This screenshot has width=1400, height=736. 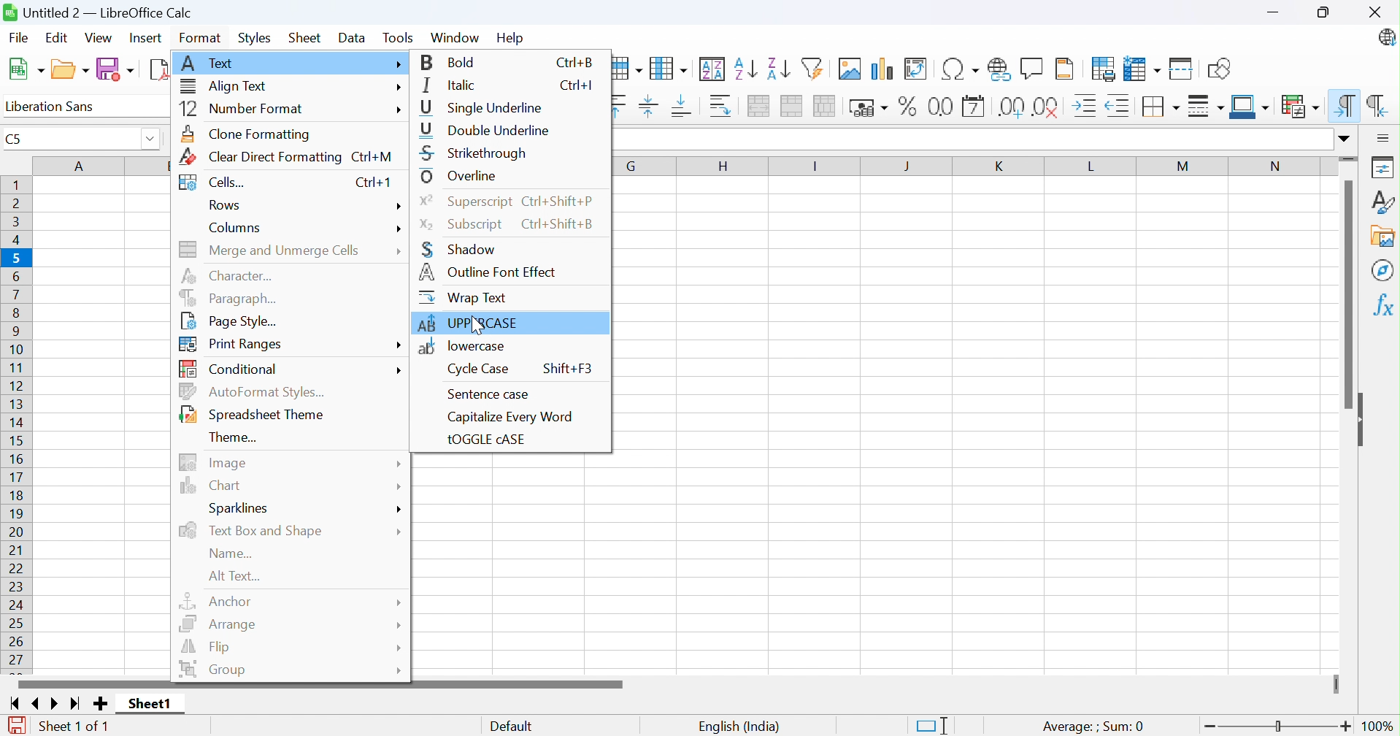 I want to click on Functions, so click(x=1384, y=303).